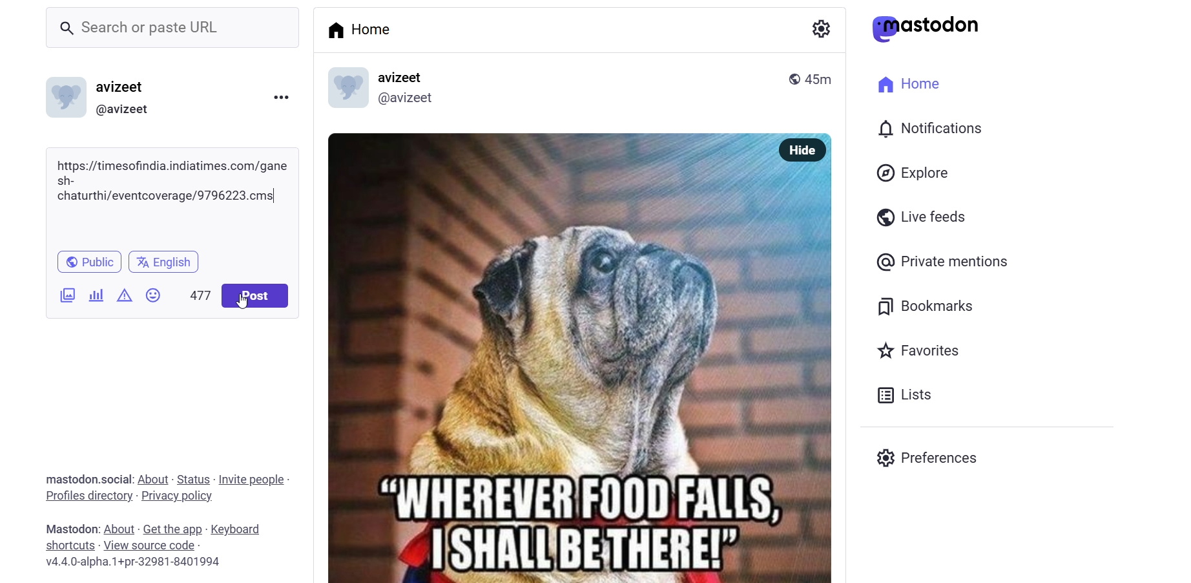  What do you see at coordinates (198, 295) in the screenshot?
I see `500` at bounding box center [198, 295].